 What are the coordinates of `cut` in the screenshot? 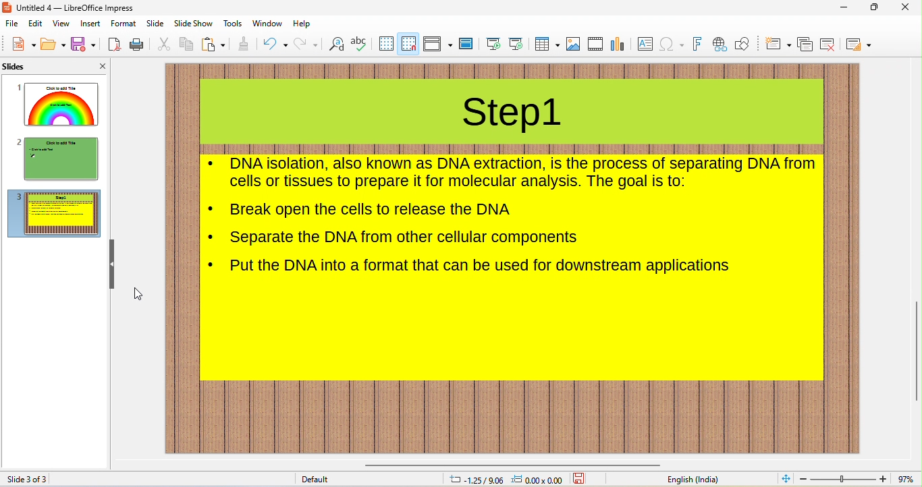 It's located at (162, 44).